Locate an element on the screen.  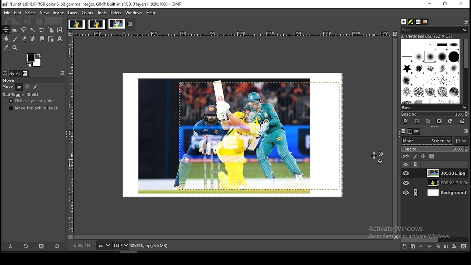
link is located at coordinates (415, 192).